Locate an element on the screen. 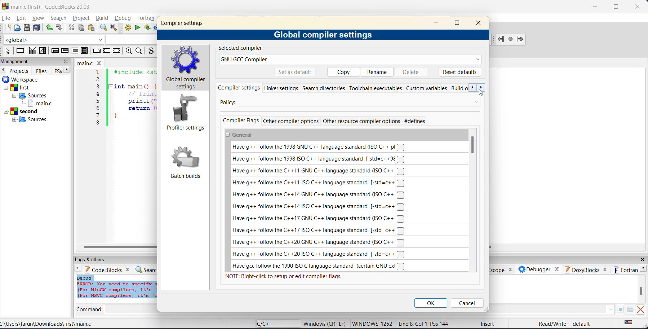  compiler flags is located at coordinates (240, 121).